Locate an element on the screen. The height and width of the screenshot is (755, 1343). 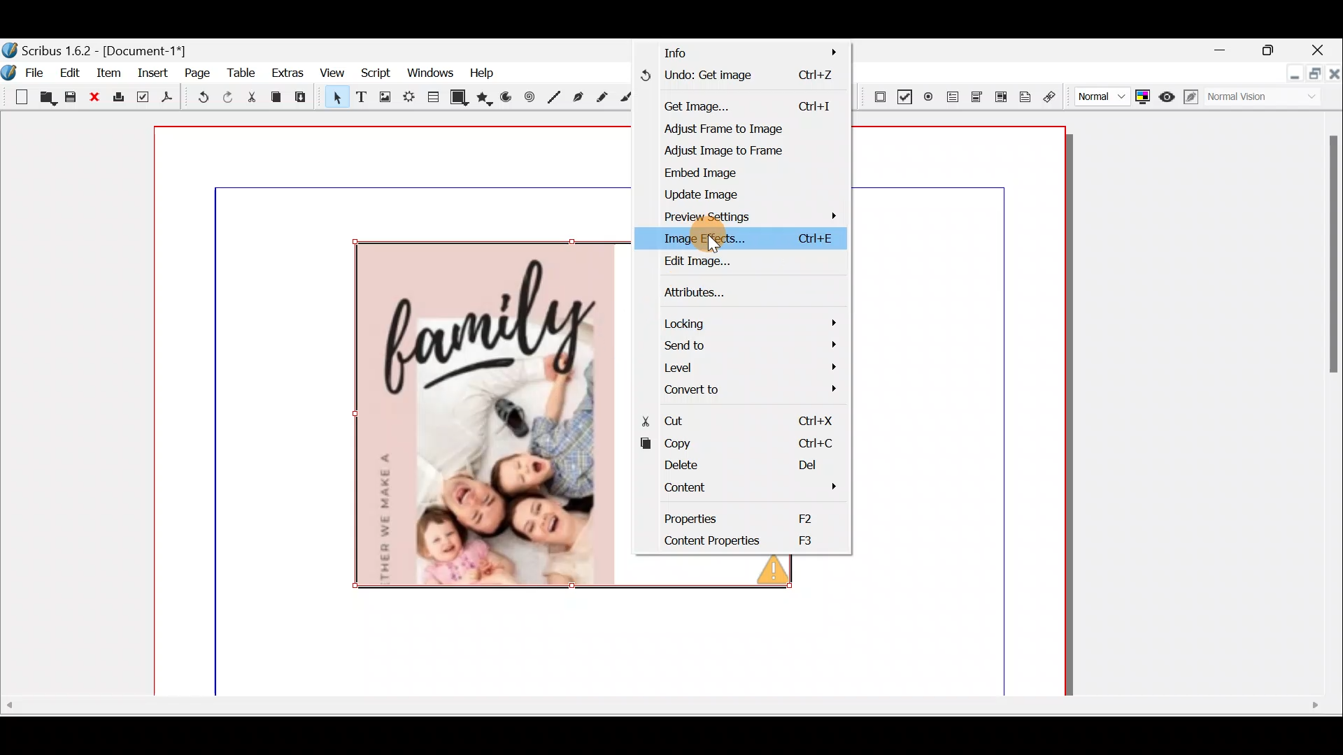
Edit in preview mode is located at coordinates (1194, 97).